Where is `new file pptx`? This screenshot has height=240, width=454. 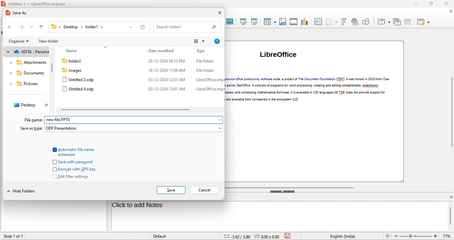 new file pptx is located at coordinates (135, 120).